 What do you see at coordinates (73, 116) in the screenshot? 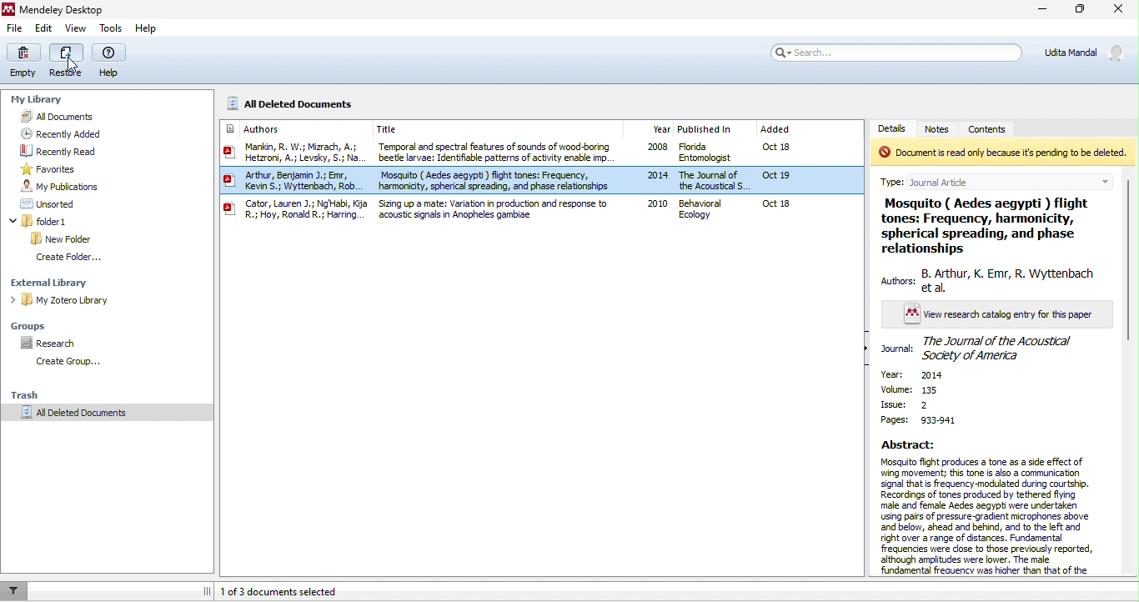
I see `all documents` at bounding box center [73, 116].